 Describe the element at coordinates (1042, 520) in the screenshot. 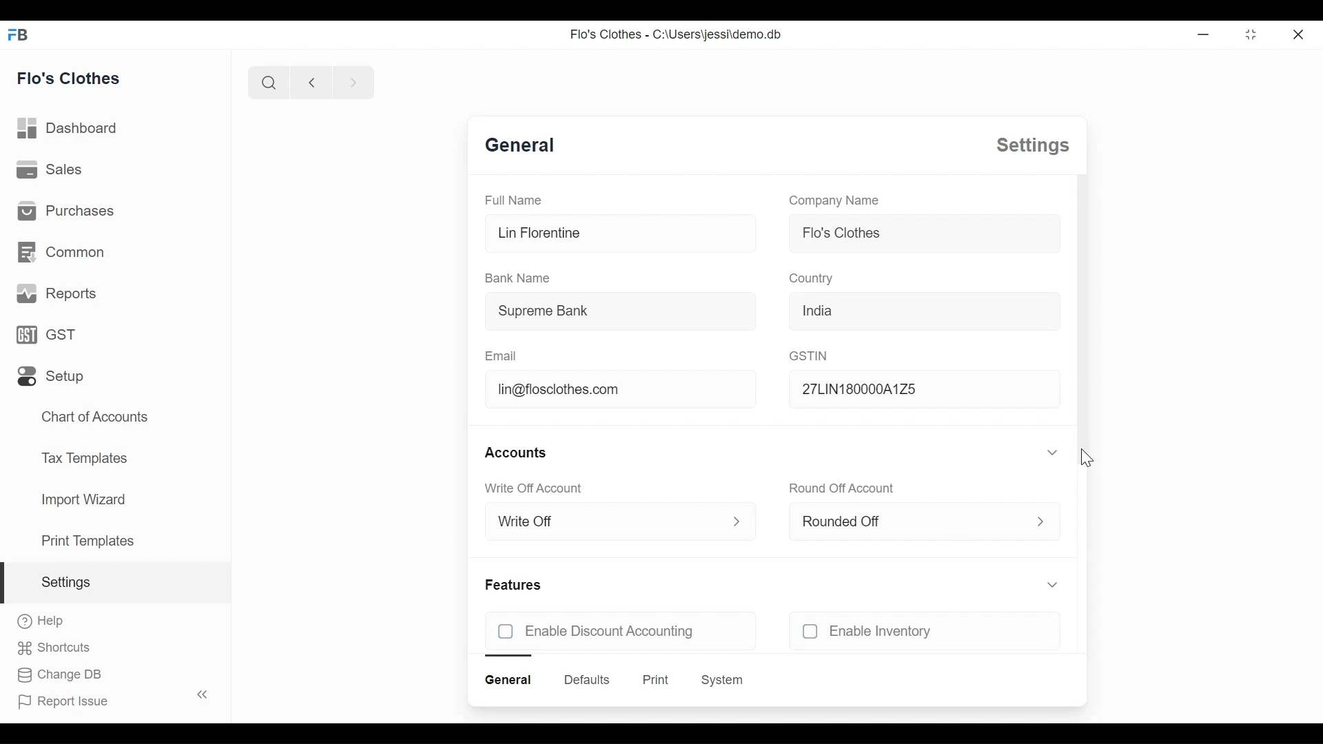

I see `Expand` at that location.